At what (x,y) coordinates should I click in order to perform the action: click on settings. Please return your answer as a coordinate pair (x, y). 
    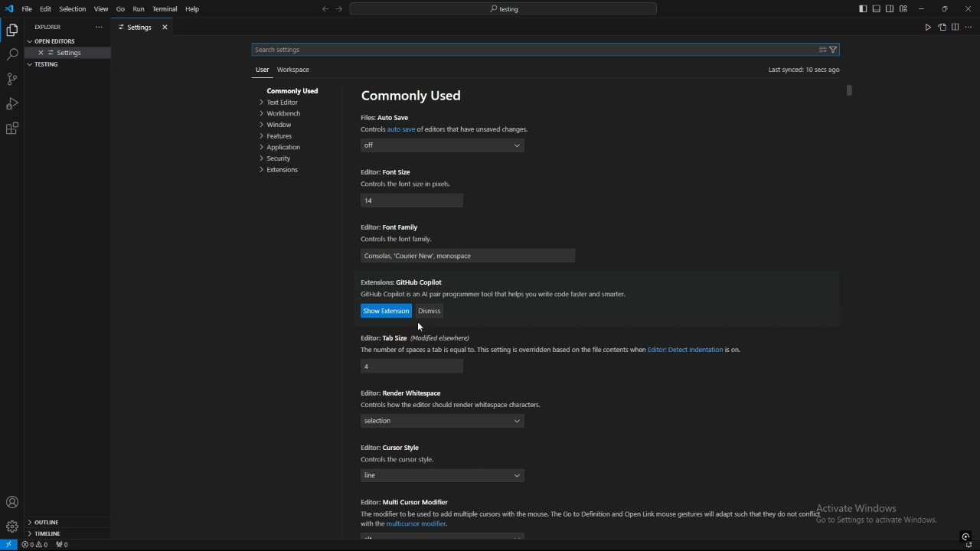
    Looking at the image, I should click on (11, 527).